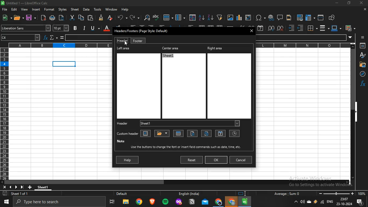 This screenshot has height=207, width=368. I want to click on scrollbar, so click(353, 114).